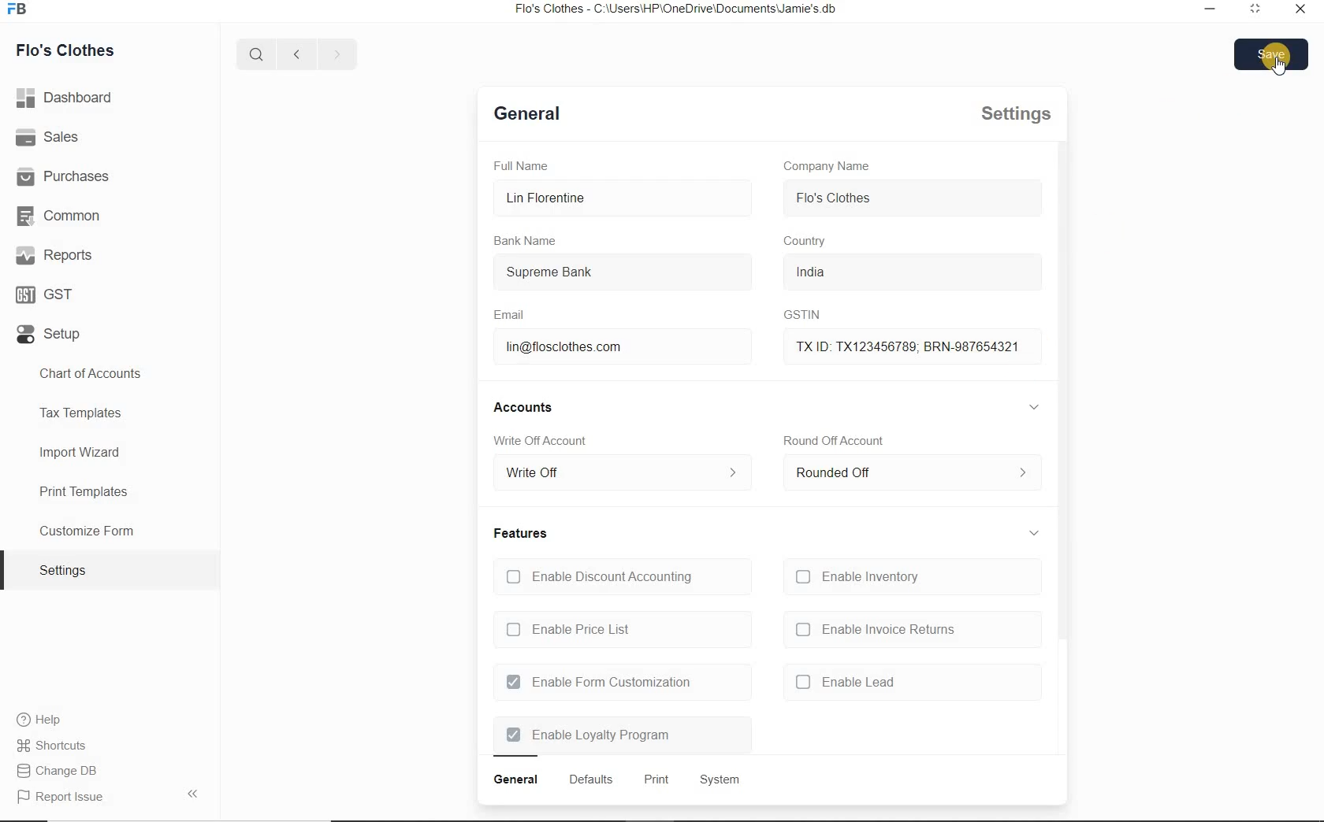 The image size is (1324, 822). I want to click on Full Name, so click(526, 165).